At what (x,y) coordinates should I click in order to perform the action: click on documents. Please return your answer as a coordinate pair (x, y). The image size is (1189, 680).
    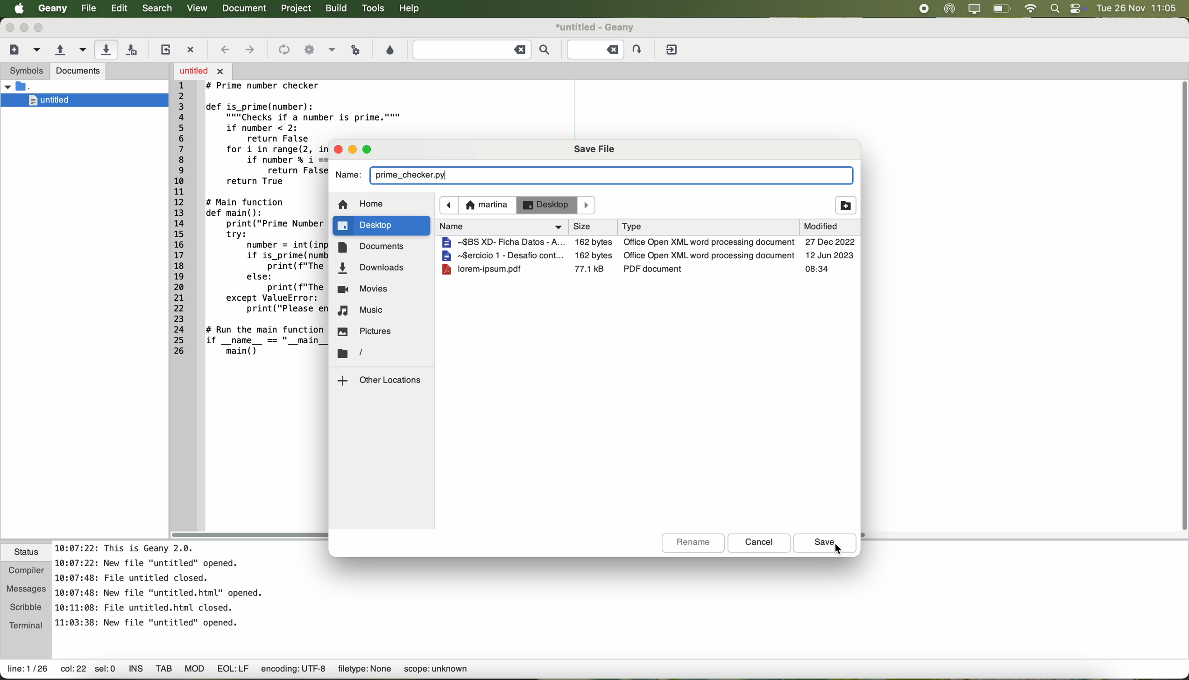
    Looking at the image, I should click on (385, 249).